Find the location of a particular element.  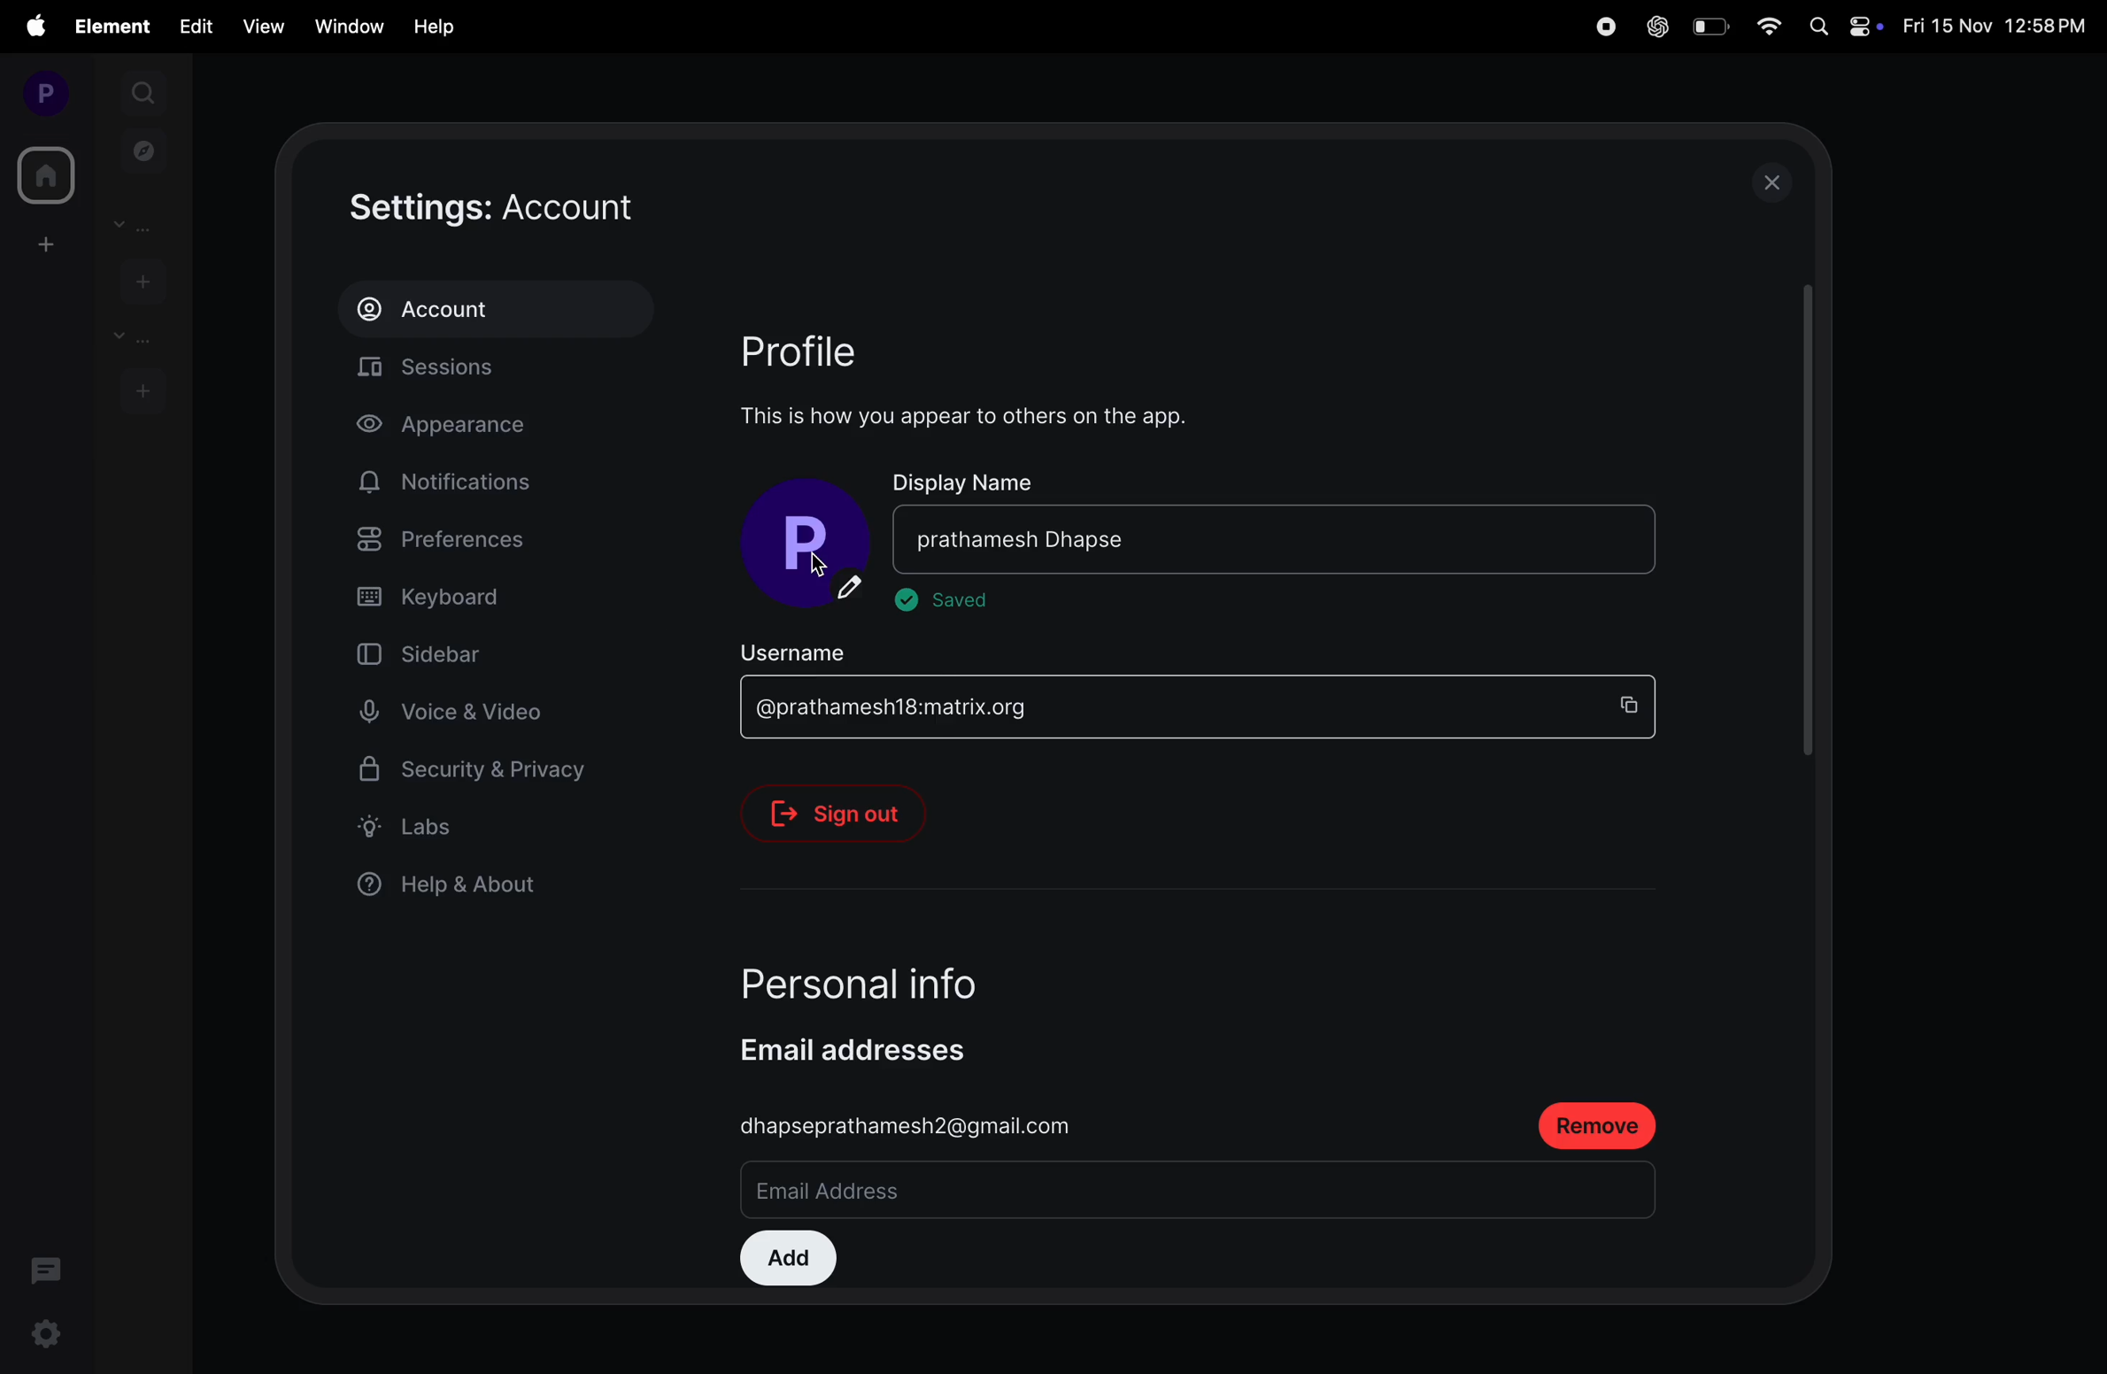

wifi is located at coordinates (1771, 27).